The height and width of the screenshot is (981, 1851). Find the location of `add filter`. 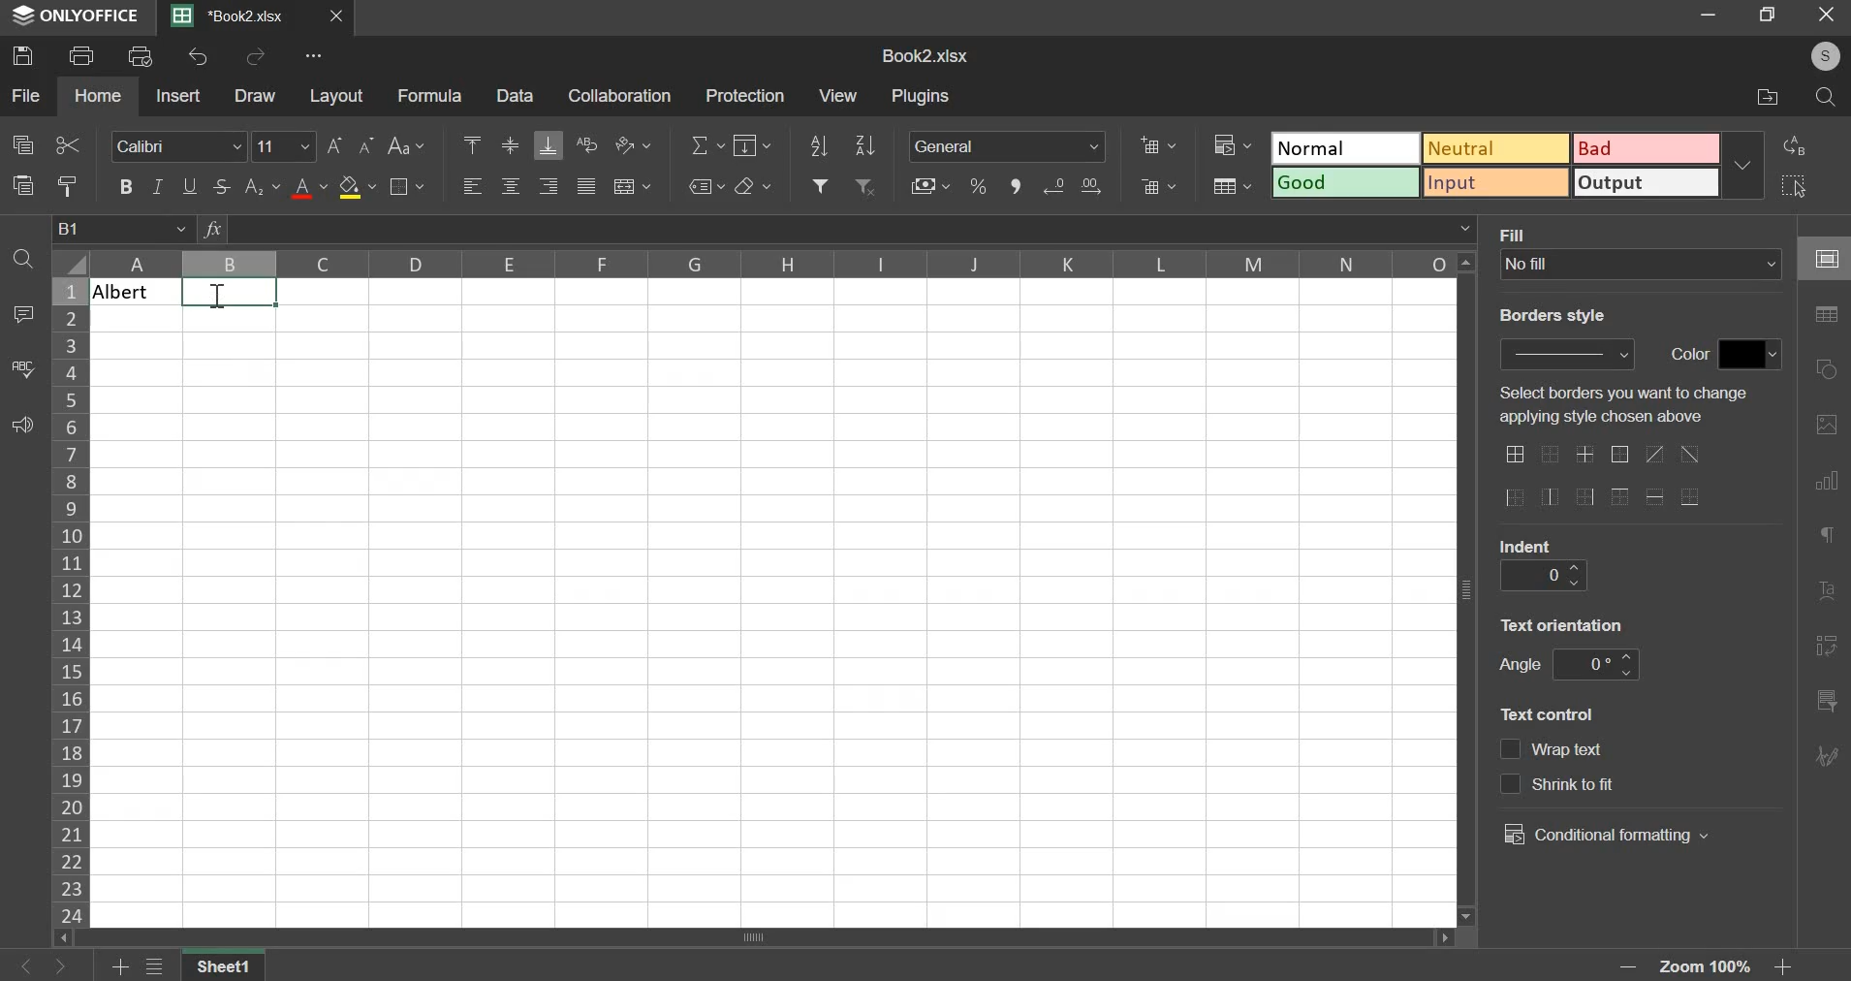

add filter is located at coordinates (821, 185).